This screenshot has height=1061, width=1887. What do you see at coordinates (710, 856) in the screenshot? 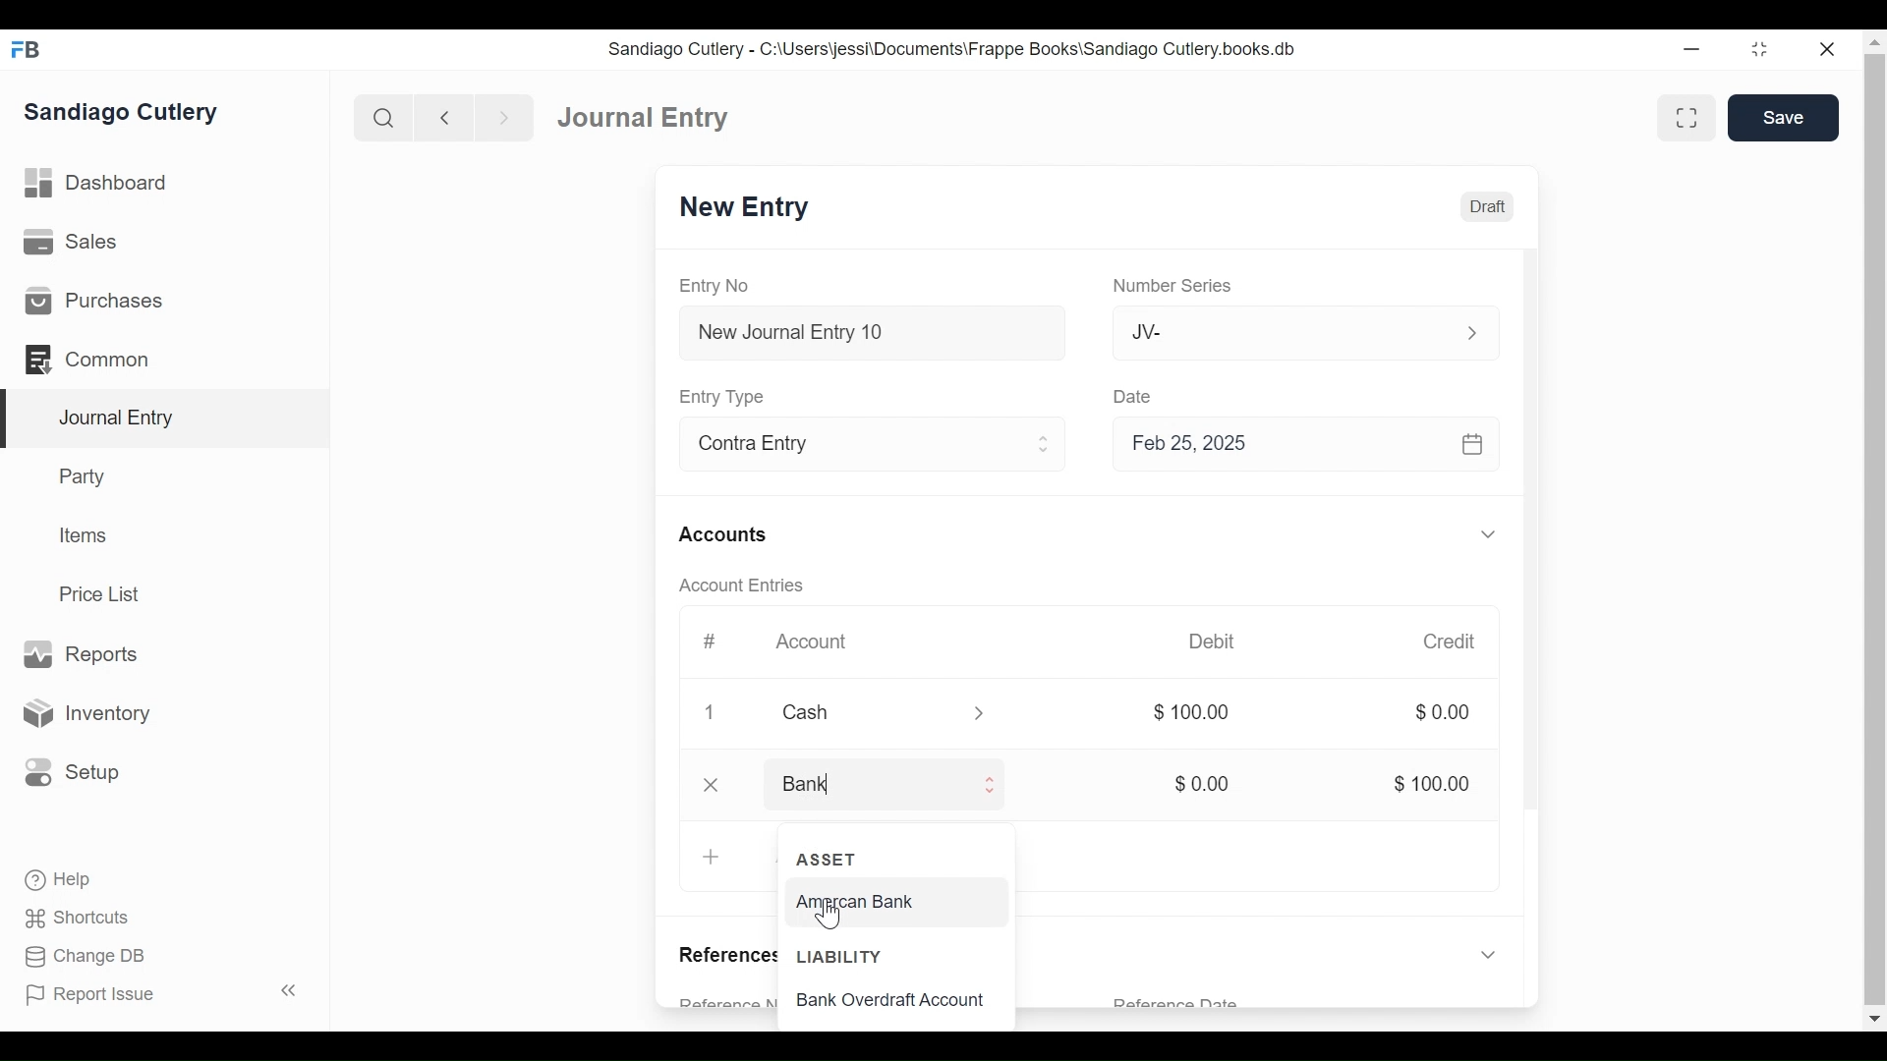
I see `+` at bounding box center [710, 856].